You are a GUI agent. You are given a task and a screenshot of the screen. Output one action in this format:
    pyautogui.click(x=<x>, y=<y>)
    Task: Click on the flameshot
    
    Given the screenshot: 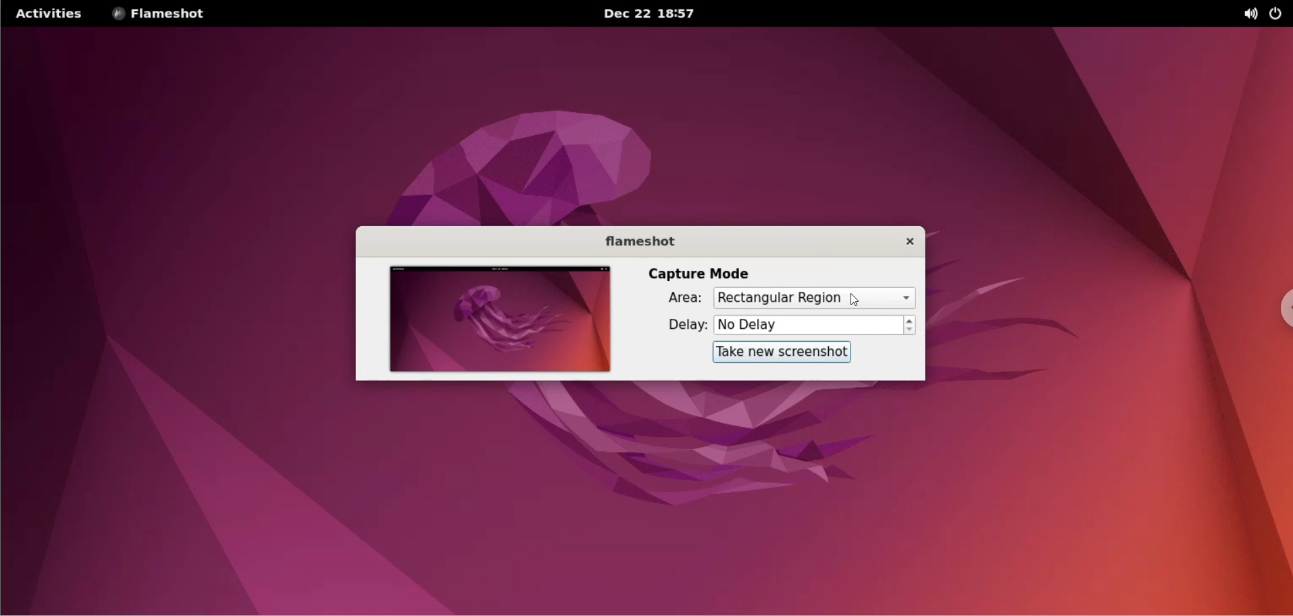 What is the action you would take?
    pyautogui.click(x=632, y=240)
    